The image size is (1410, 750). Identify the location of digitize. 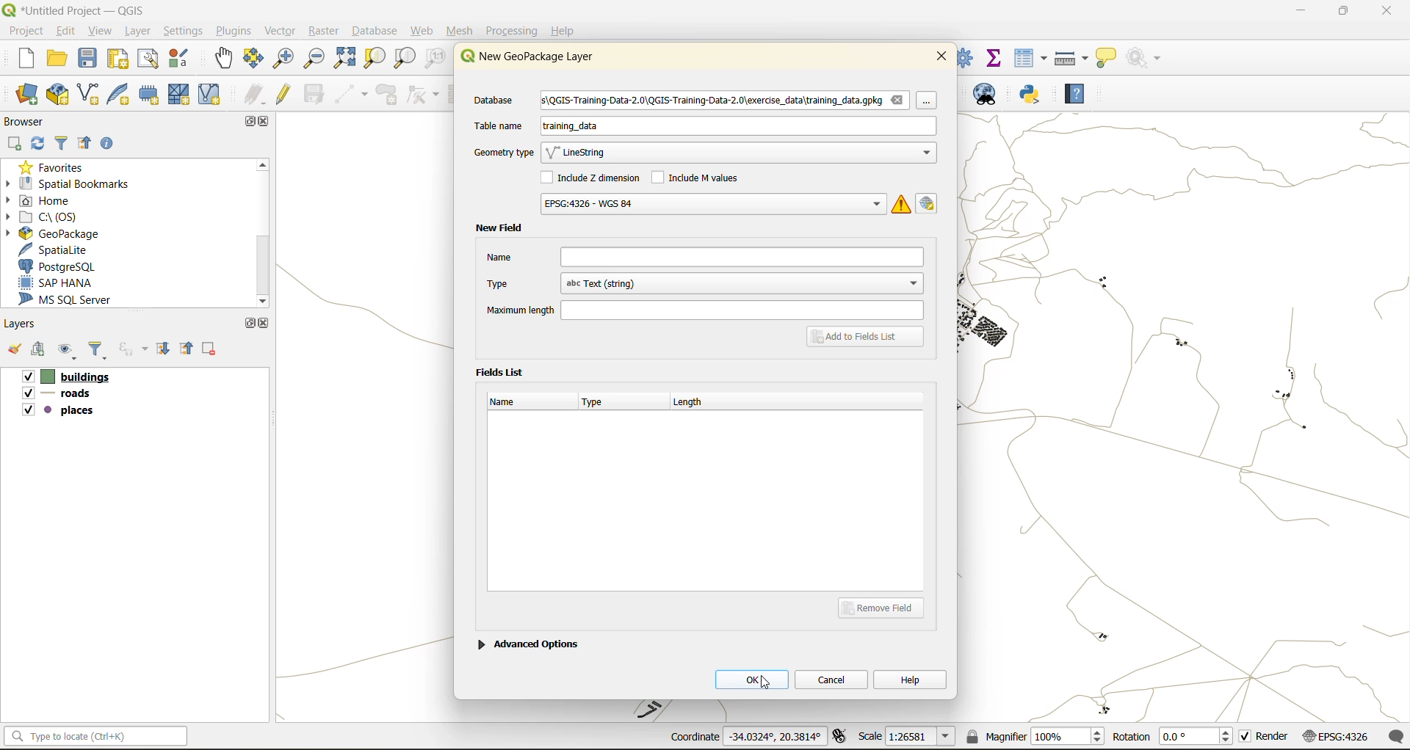
(352, 95).